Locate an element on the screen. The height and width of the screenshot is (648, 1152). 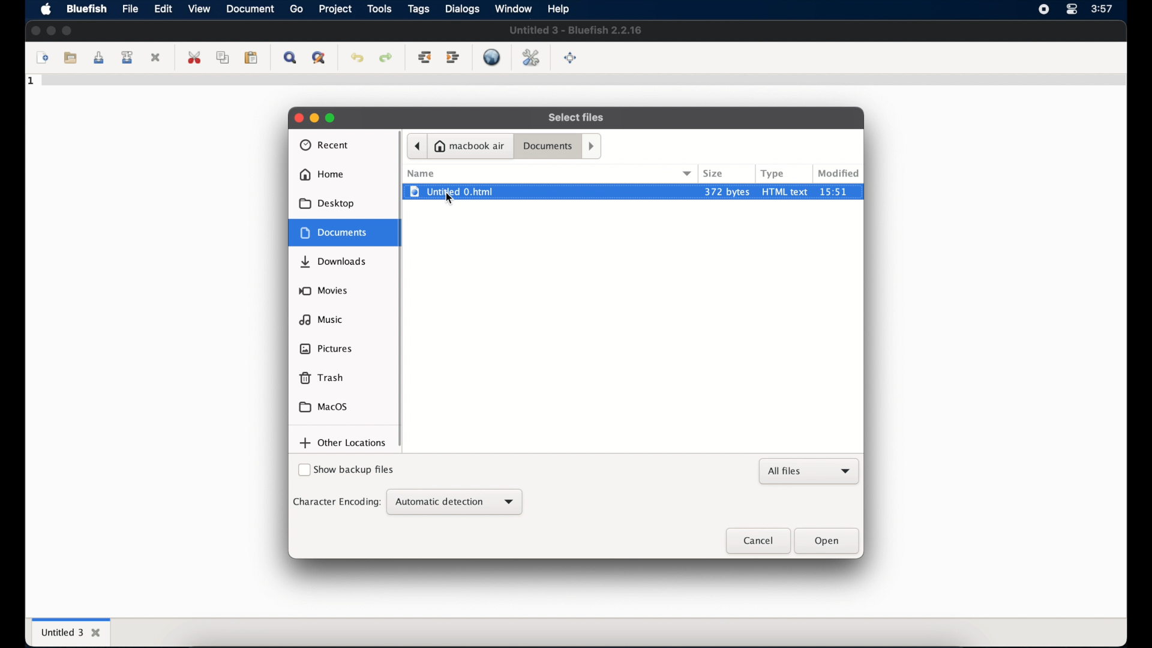
maximize is located at coordinates (332, 118).